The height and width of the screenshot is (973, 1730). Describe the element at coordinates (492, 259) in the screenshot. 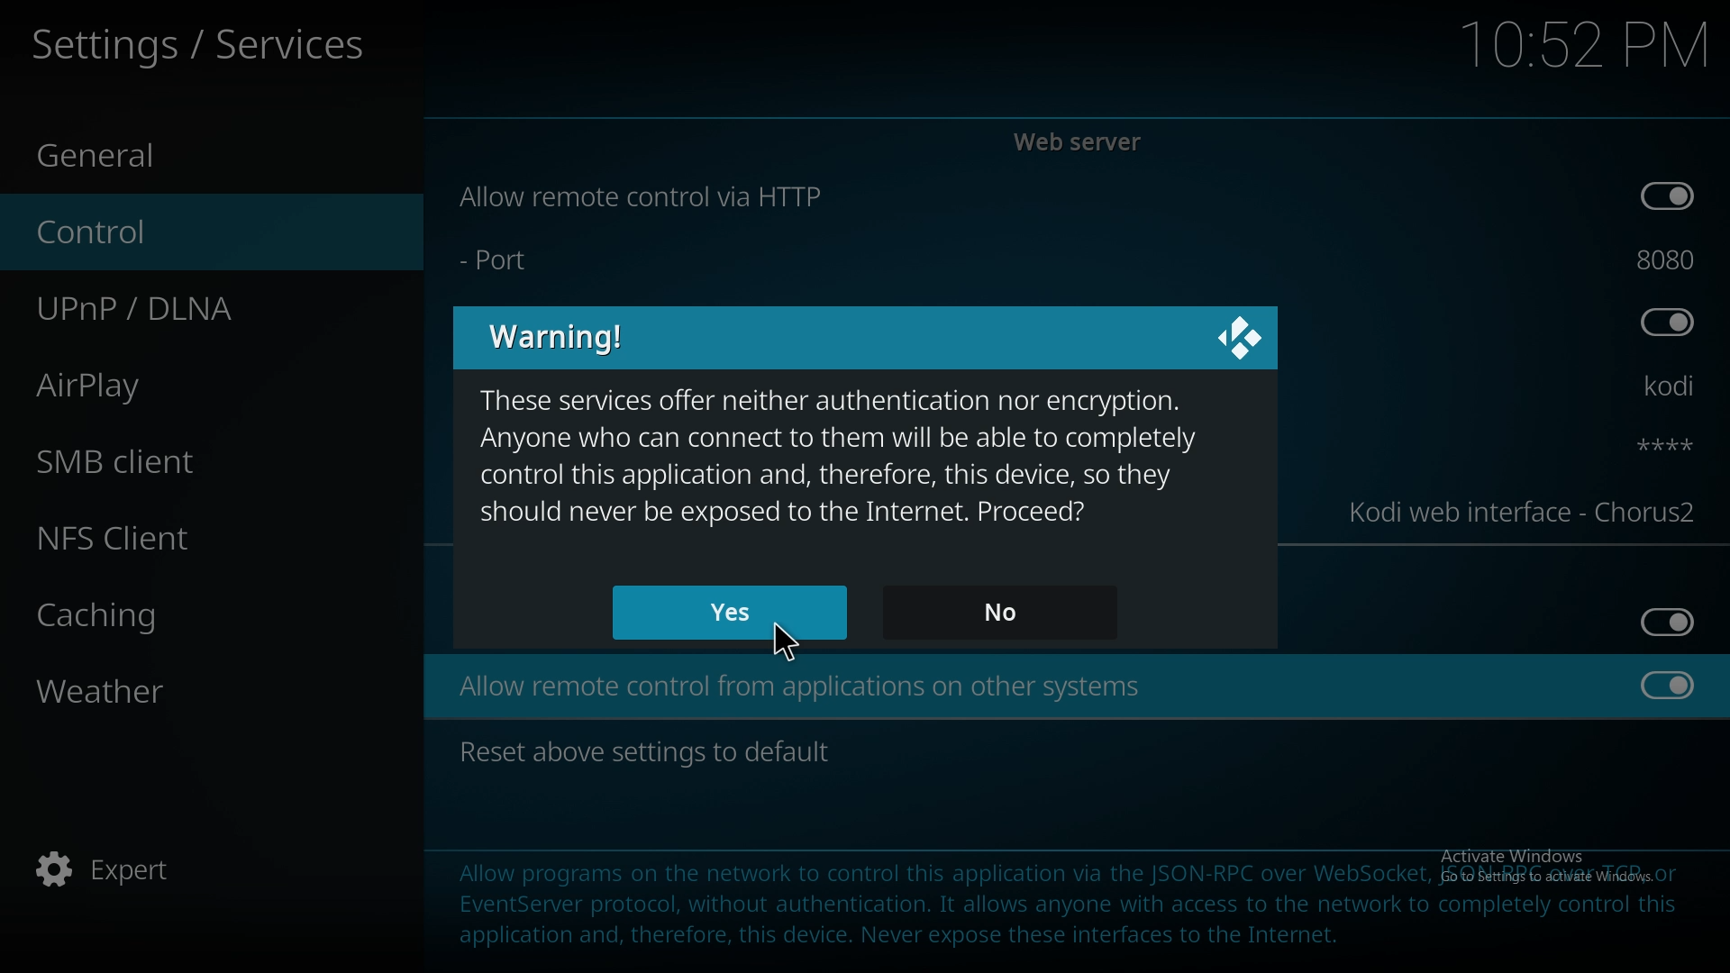

I see `Port` at that location.